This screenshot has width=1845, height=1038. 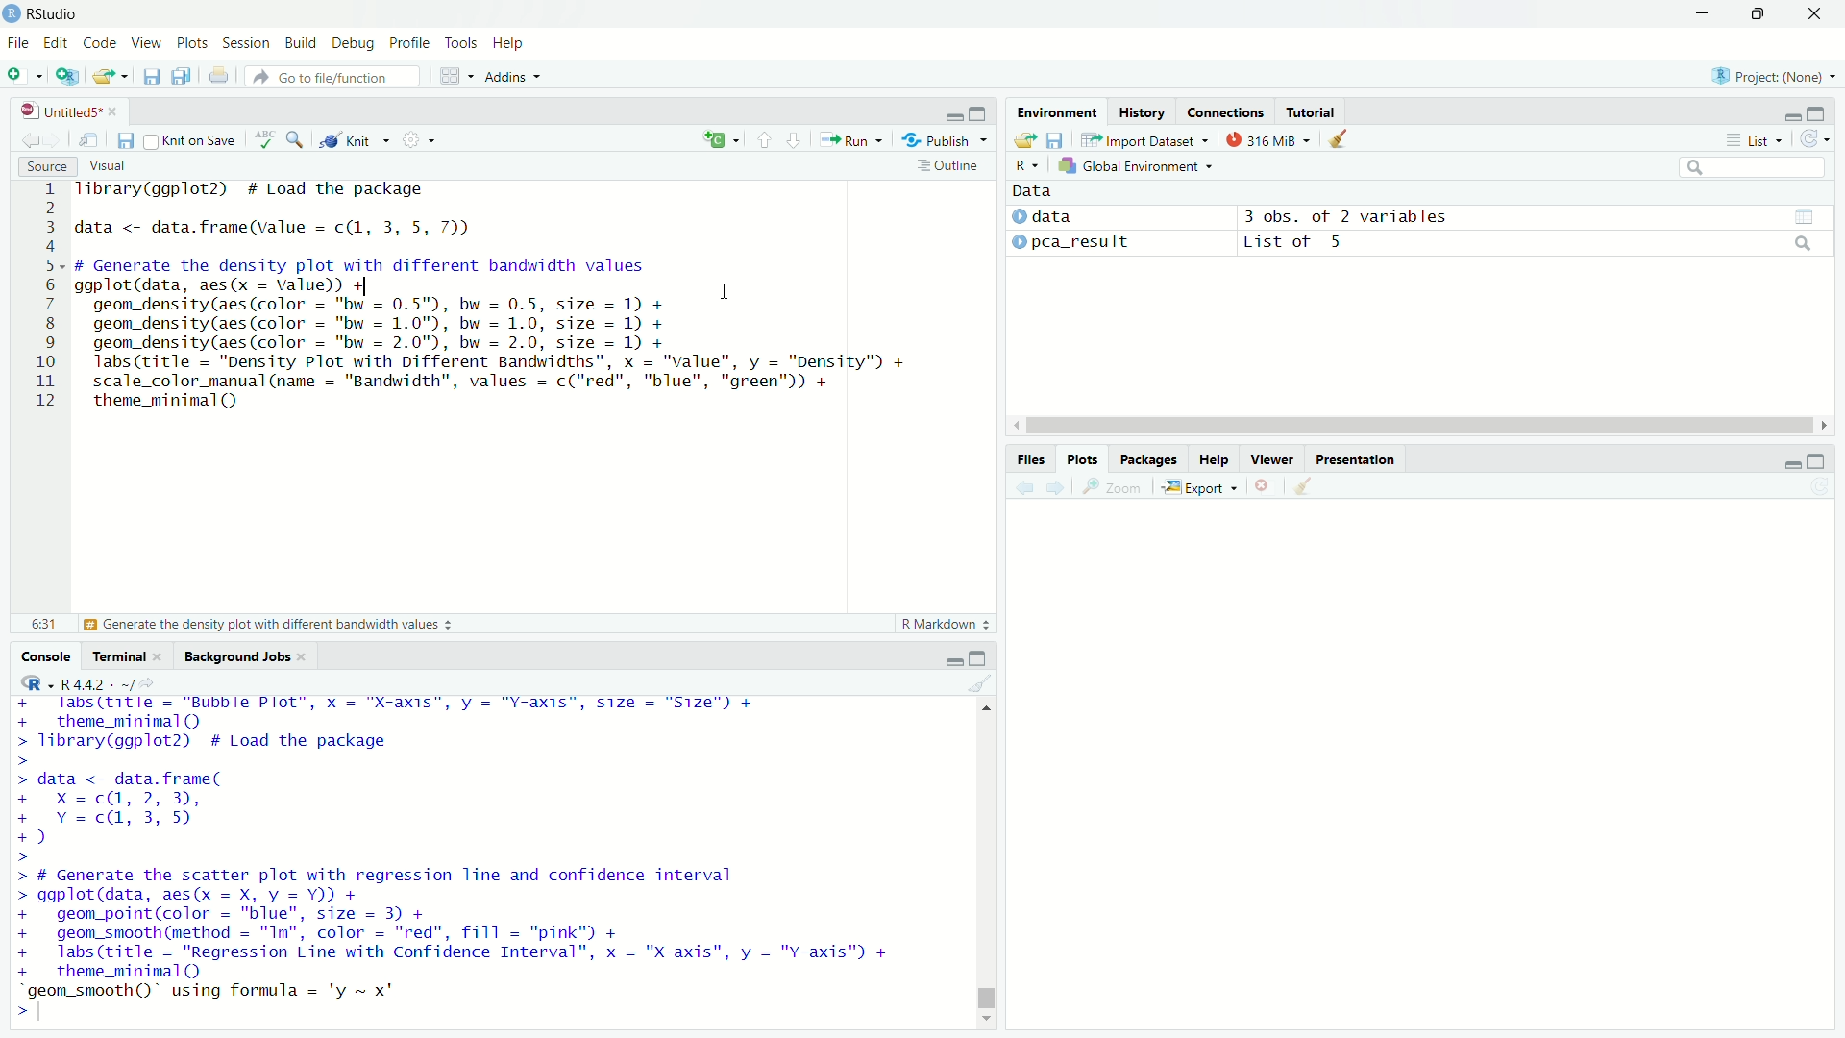 What do you see at coordinates (513, 77) in the screenshot?
I see `Addins` at bounding box center [513, 77].